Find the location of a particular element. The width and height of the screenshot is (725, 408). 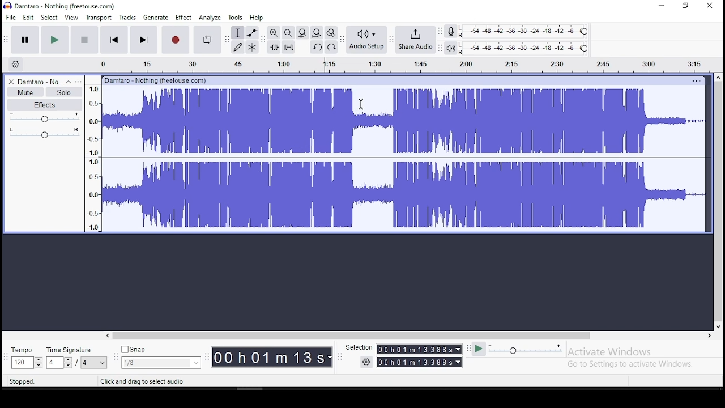

zoom toggle is located at coordinates (331, 33).